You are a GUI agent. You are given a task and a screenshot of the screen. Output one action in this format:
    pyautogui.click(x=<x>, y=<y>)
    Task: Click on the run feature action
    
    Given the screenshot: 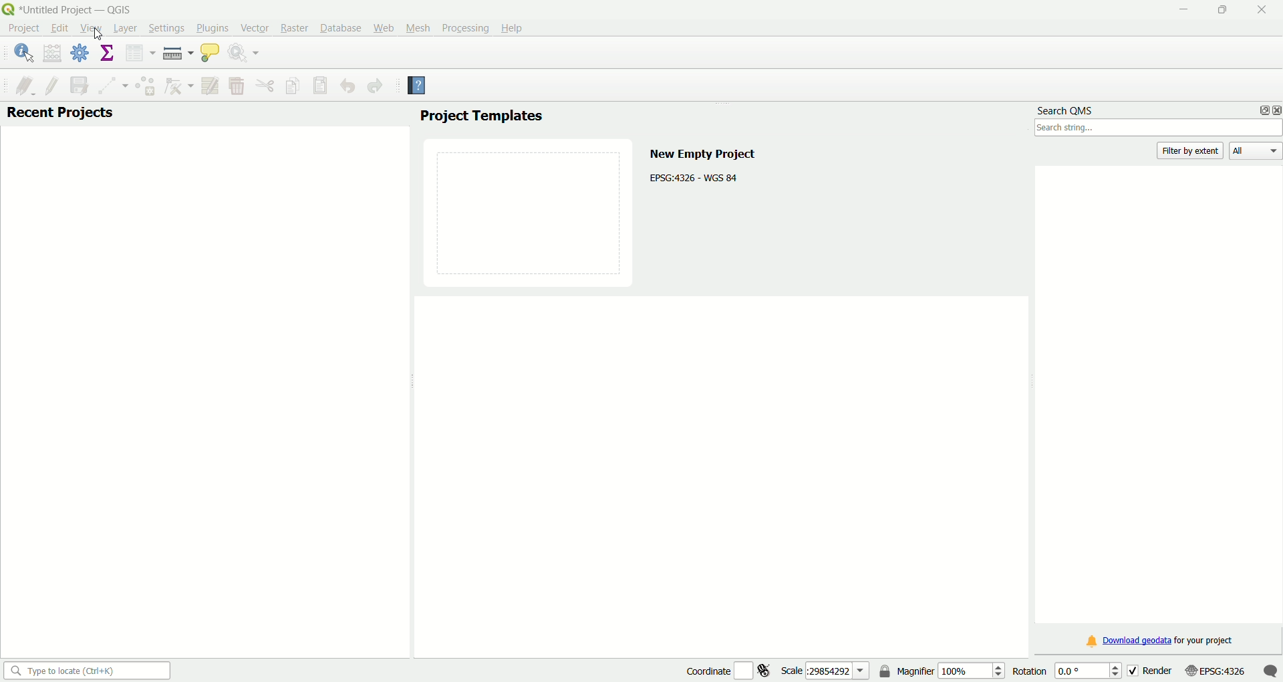 What is the action you would take?
    pyautogui.click(x=246, y=54)
    